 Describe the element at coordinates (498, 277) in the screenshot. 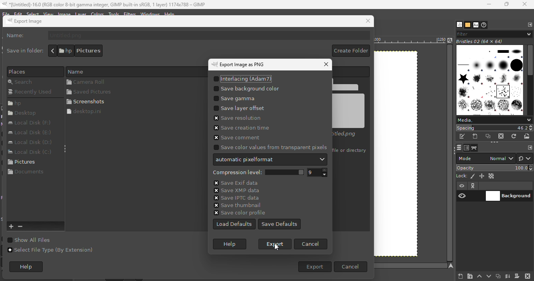

I see `Create the duplicate of the layer` at that location.